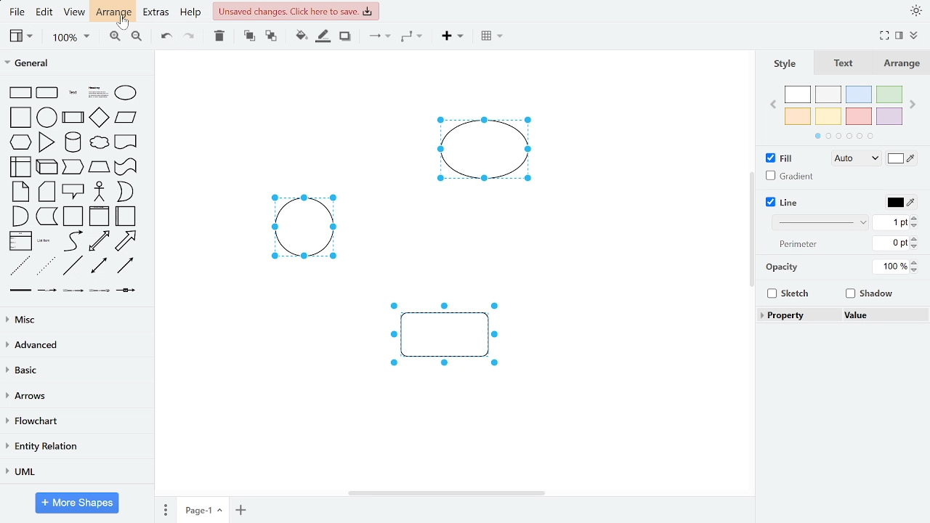 The width and height of the screenshot is (930, 523). What do you see at coordinates (914, 11) in the screenshot?
I see `appearance` at bounding box center [914, 11].